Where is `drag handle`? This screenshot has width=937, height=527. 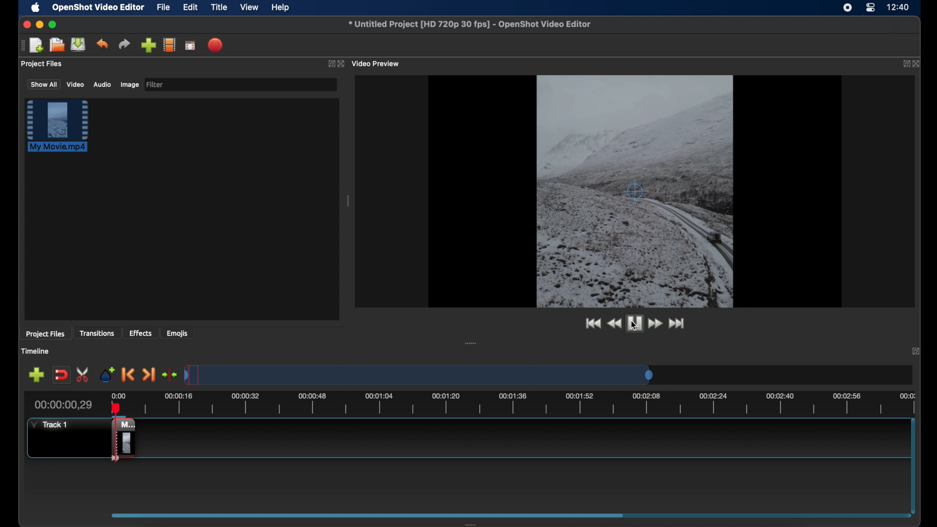 drag handle is located at coordinates (469, 344).